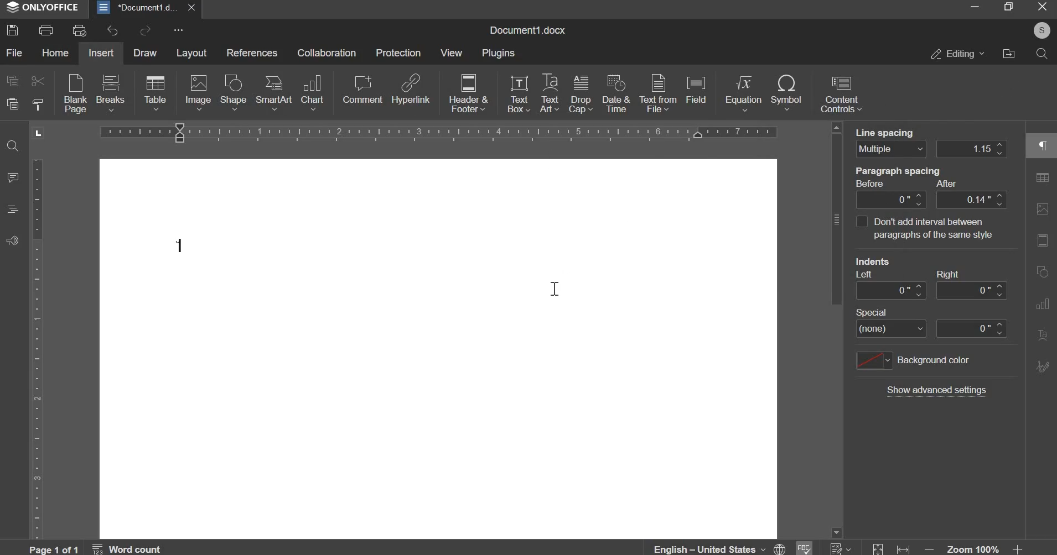 The image size is (1057, 555). What do you see at coordinates (146, 30) in the screenshot?
I see `redo` at bounding box center [146, 30].